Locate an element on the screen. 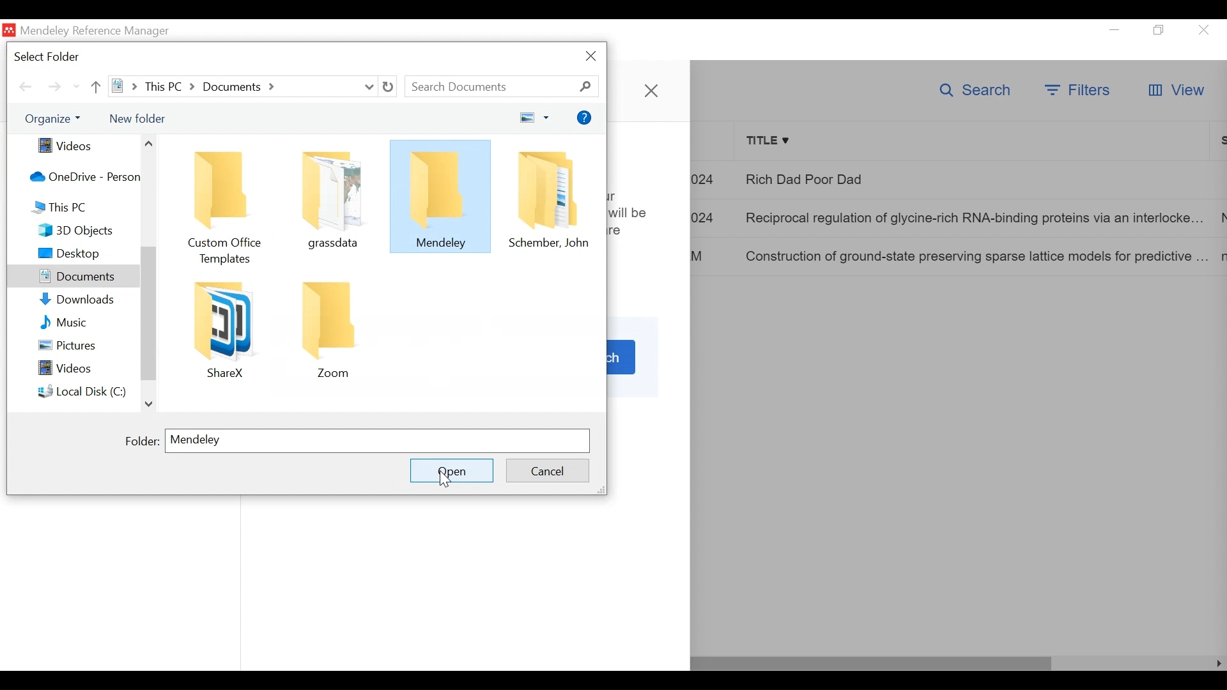 The width and height of the screenshot is (1227, 690). Search Documents is located at coordinates (501, 87).